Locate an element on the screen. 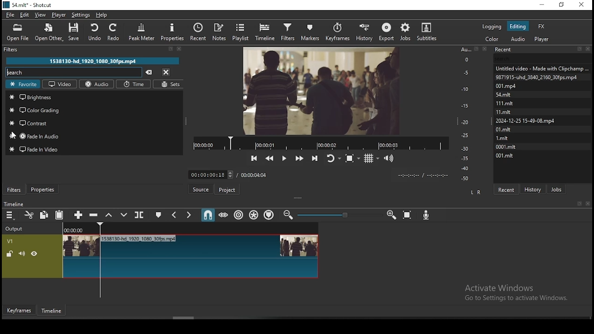  filters is located at coordinates (14, 189).